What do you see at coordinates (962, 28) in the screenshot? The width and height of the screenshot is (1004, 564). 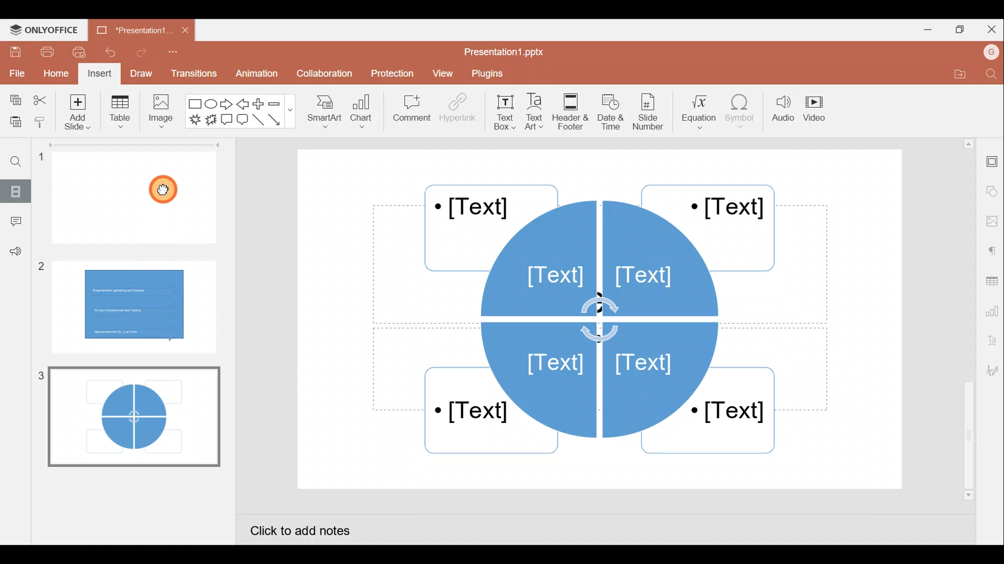 I see `Maximize` at bounding box center [962, 28].